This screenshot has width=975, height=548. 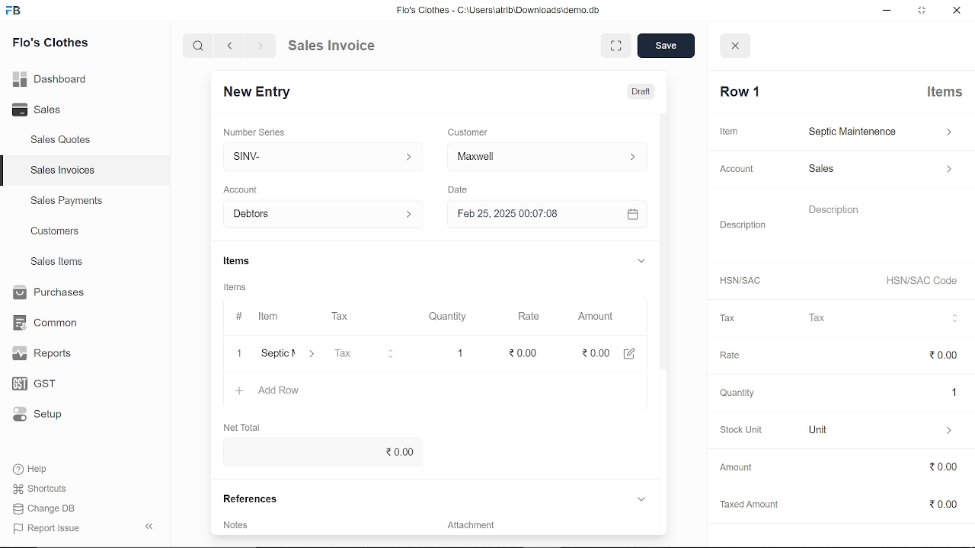 I want to click on Net Total, so click(x=246, y=425).